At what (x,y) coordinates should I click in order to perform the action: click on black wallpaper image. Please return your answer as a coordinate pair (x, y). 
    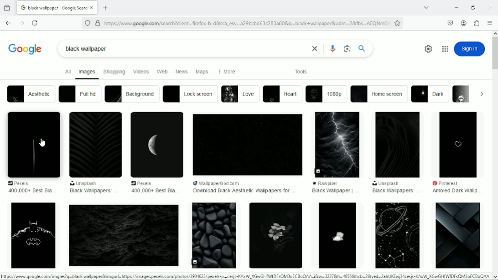
    Looking at the image, I should click on (396, 235).